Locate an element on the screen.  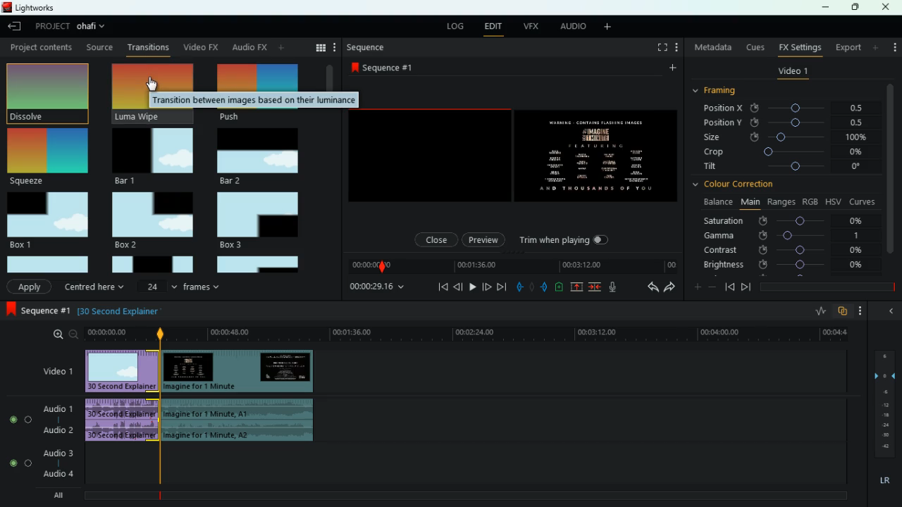
tooltip is located at coordinates (254, 98).